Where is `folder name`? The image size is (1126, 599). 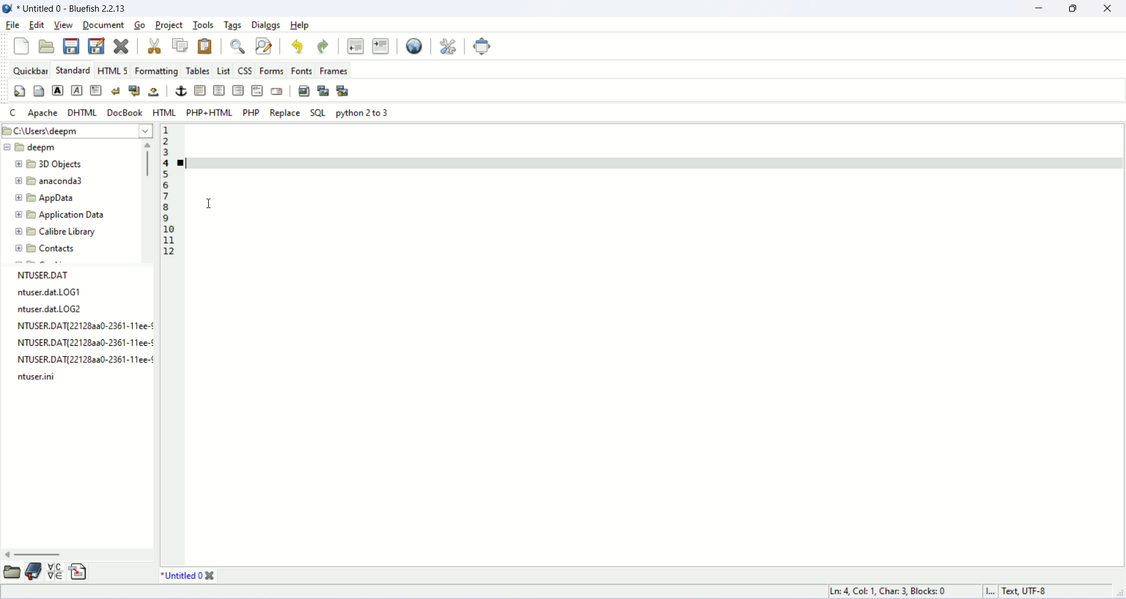 folder name is located at coordinates (72, 198).